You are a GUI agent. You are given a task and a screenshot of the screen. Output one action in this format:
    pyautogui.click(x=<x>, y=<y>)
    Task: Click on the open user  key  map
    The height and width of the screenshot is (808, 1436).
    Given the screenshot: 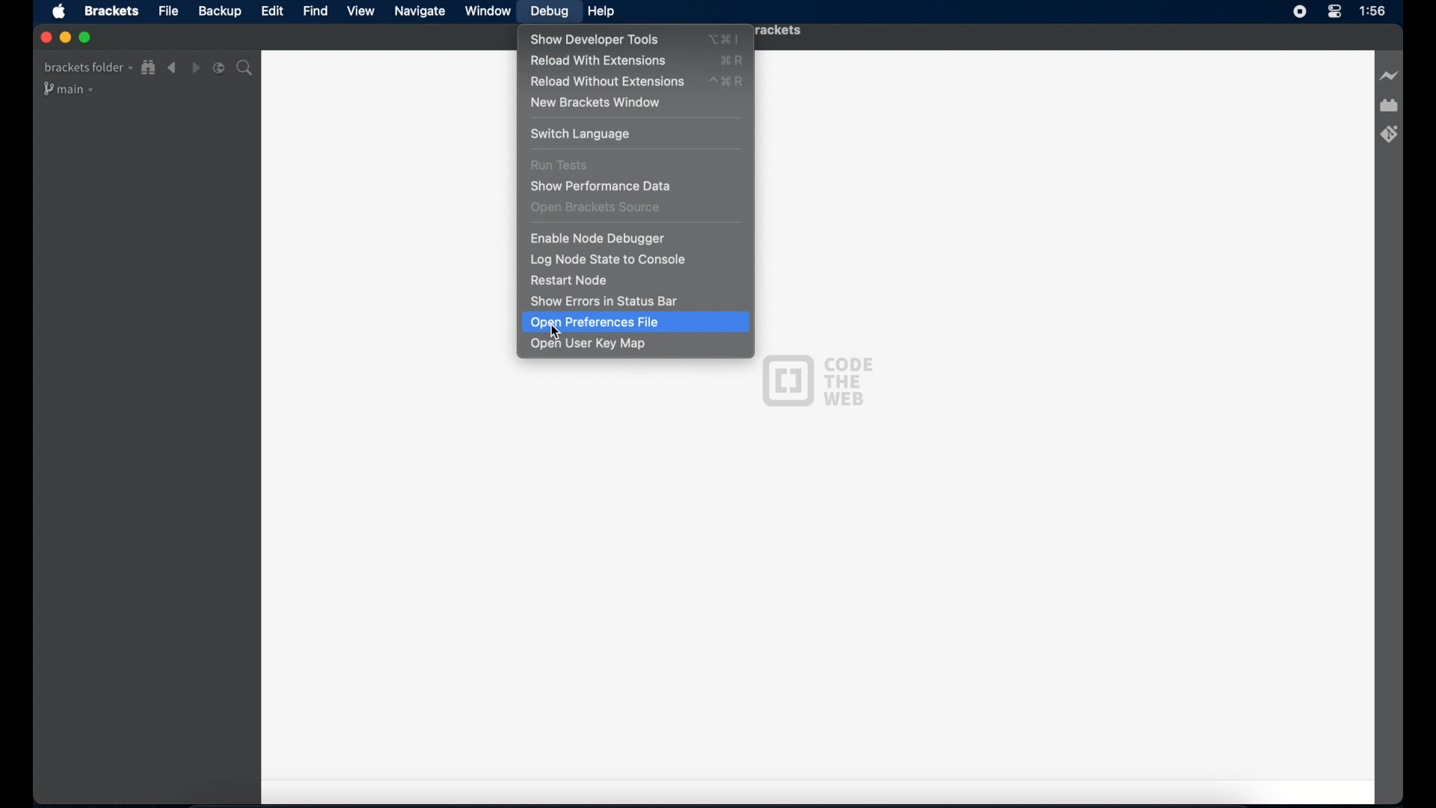 What is the action you would take?
    pyautogui.click(x=589, y=345)
    